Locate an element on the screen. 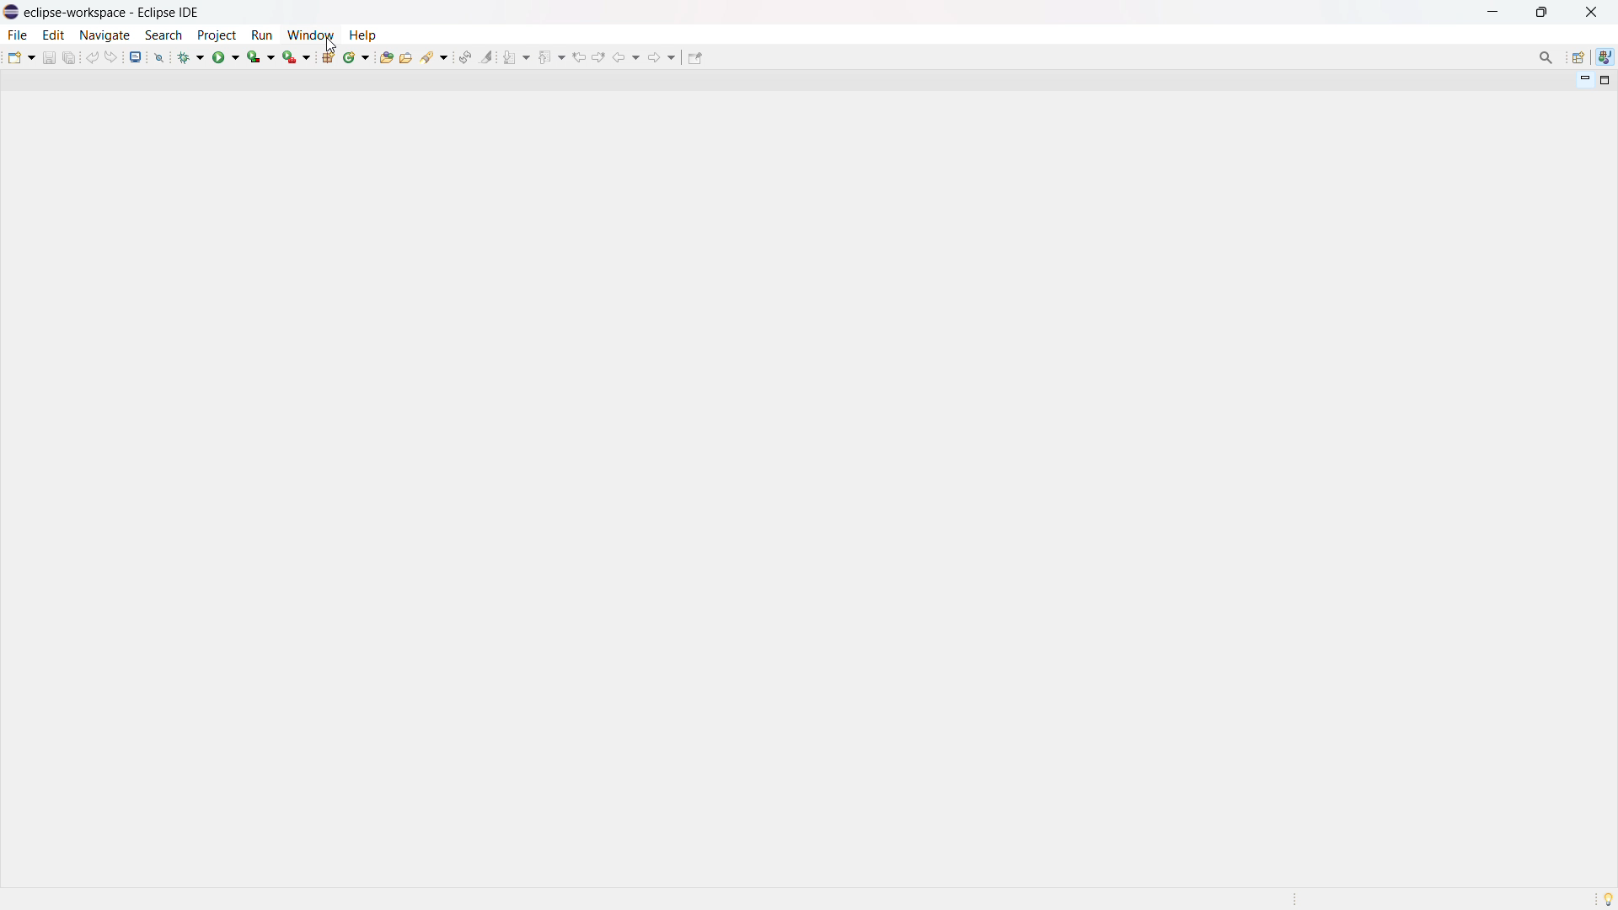 Image resolution: width=1618 pixels, height=910 pixels. coverage is located at coordinates (261, 56).